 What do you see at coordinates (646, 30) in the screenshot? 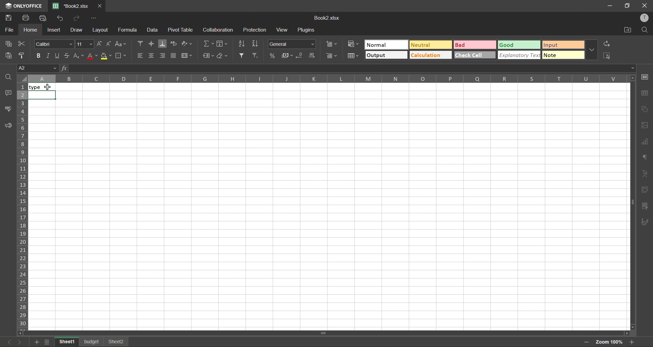
I see `find` at bounding box center [646, 30].